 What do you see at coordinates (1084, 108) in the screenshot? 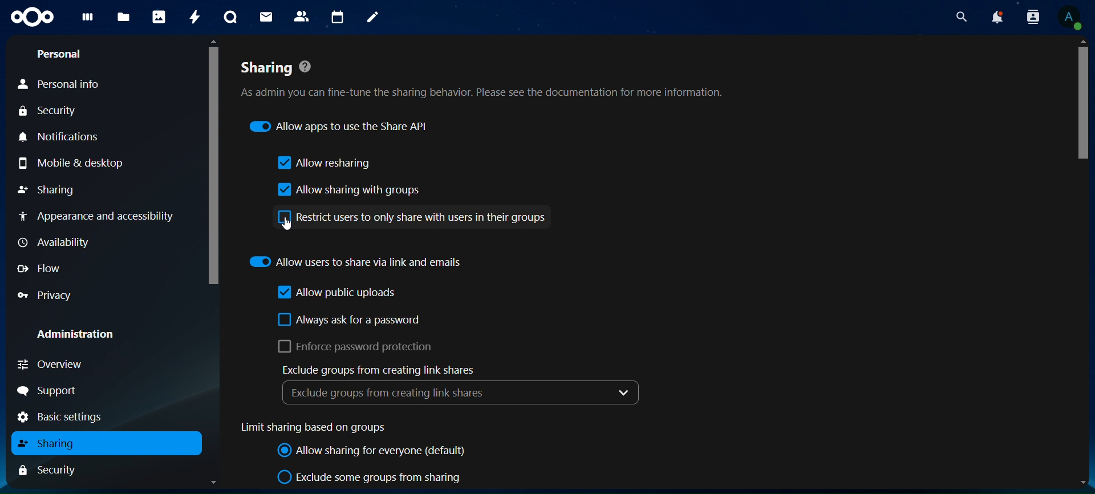
I see `scrollbar` at bounding box center [1084, 108].